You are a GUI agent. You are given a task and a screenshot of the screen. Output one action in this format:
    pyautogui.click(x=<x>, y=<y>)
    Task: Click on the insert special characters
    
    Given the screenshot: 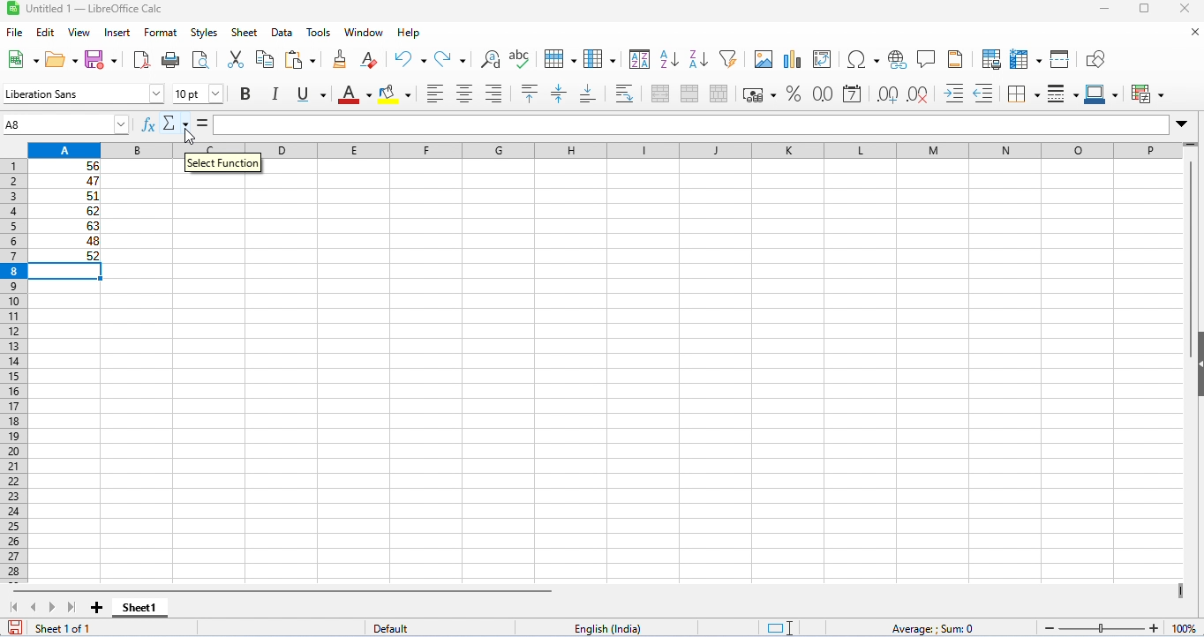 What is the action you would take?
    pyautogui.click(x=863, y=59)
    